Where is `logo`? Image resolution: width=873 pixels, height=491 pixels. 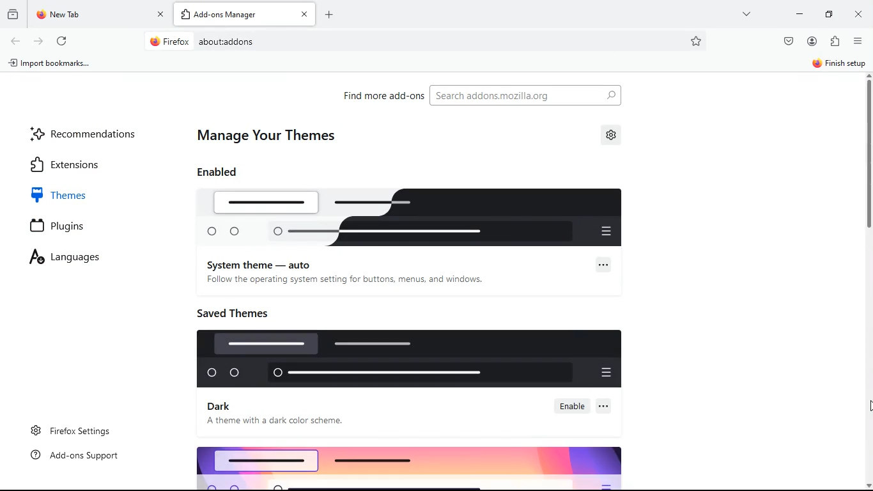
logo is located at coordinates (419, 219).